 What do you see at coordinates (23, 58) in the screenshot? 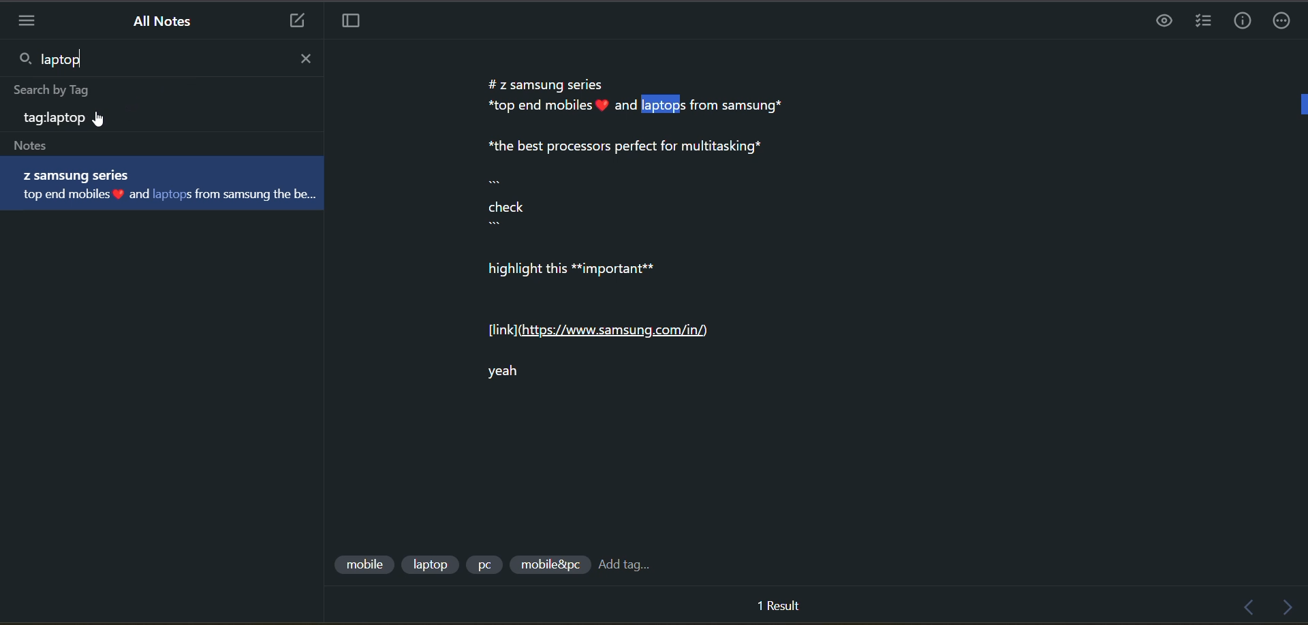
I see `search` at bounding box center [23, 58].